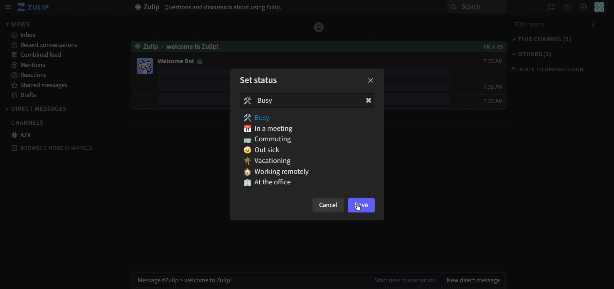  What do you see at coordinates (481, 100) in the screenshot?
I see `7:35 am` at bounding box center [481, 100].